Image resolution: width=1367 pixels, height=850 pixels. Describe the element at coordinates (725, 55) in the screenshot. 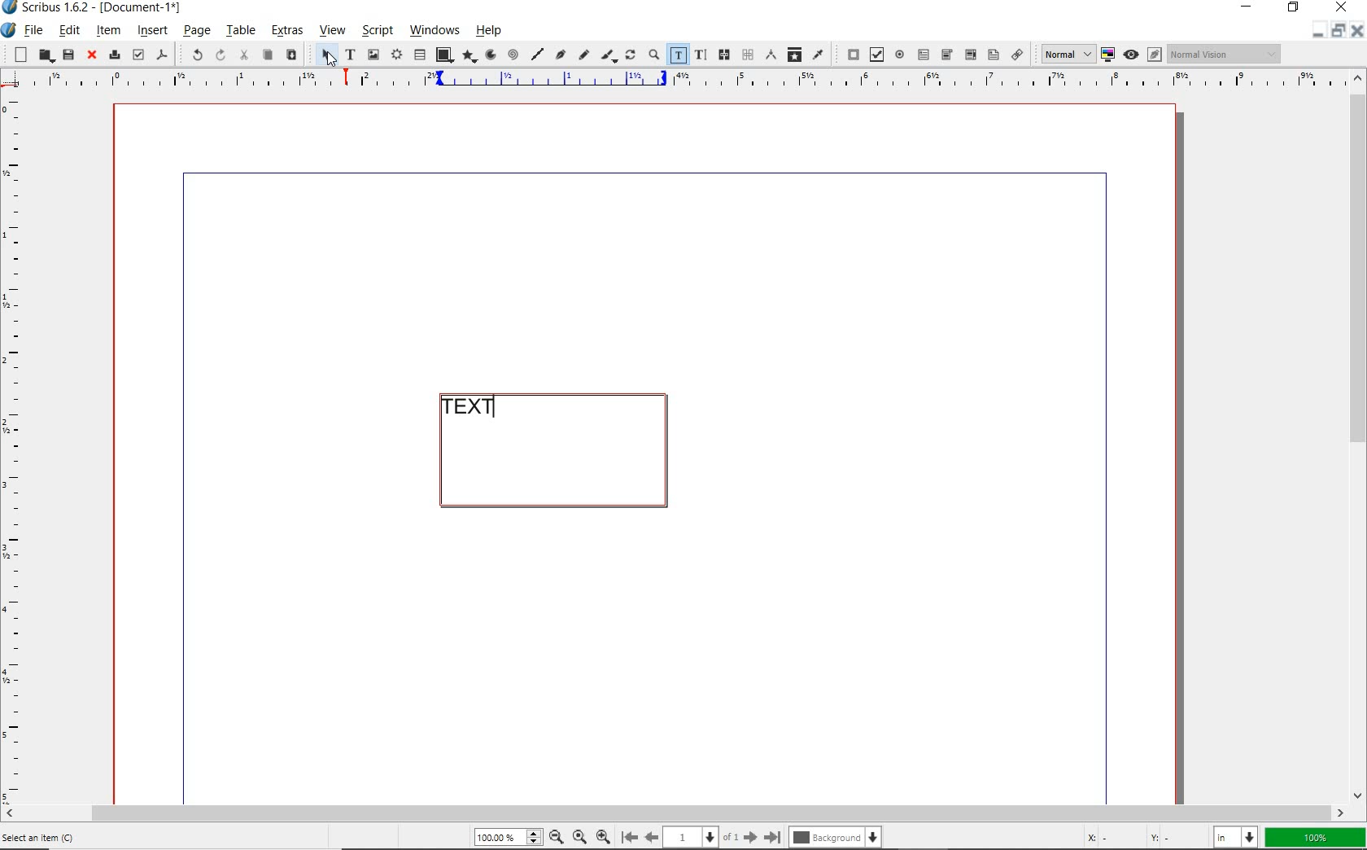

I see `link text frames` at that location.